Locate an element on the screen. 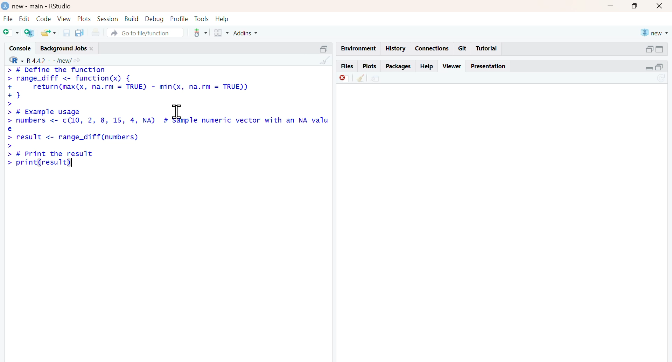 Image resolution: width=672 pixels, height=362 pixels. share folder as is located at coordinates (49, 33).